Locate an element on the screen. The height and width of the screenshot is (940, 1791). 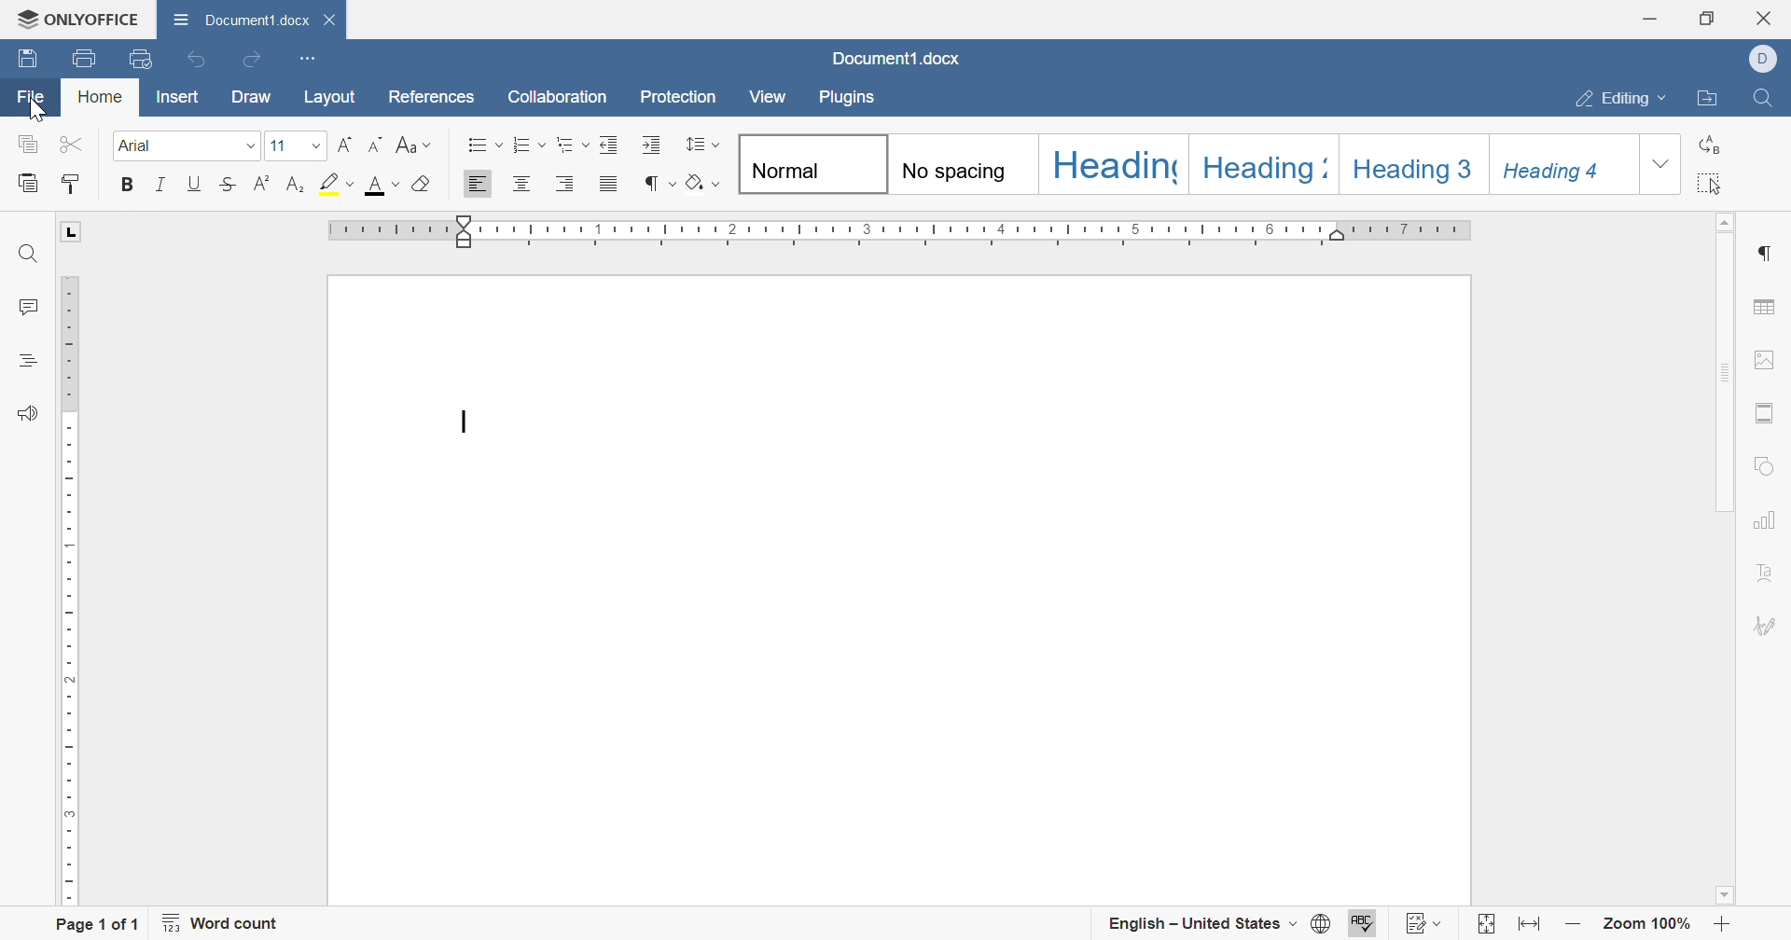
track changes is located at coordinates (1423, 925).